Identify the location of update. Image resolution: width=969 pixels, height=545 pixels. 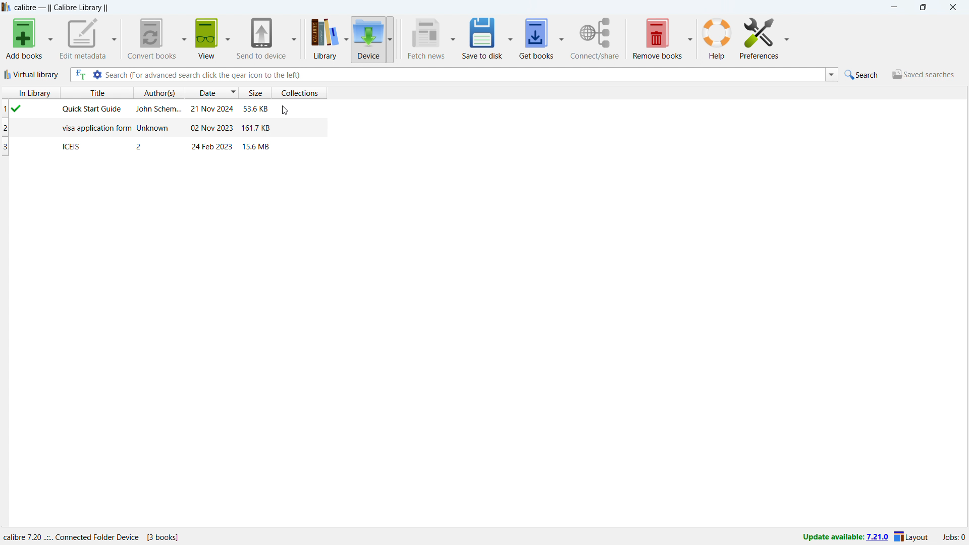
(844, 537).